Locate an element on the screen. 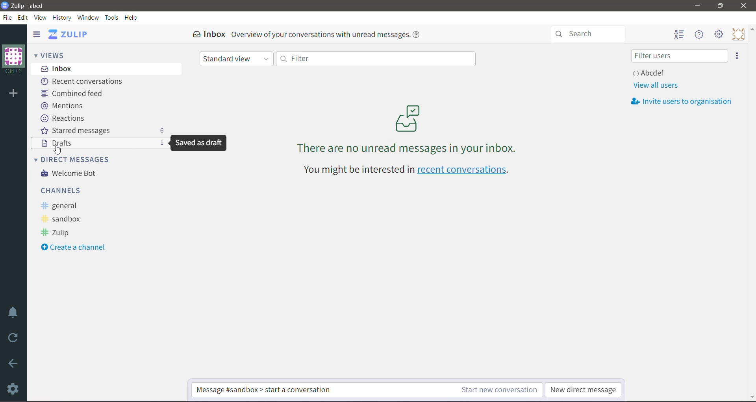 Image resolution: width=756 pixels, height=402 pixels. Views is located at coordinates (55, 55).